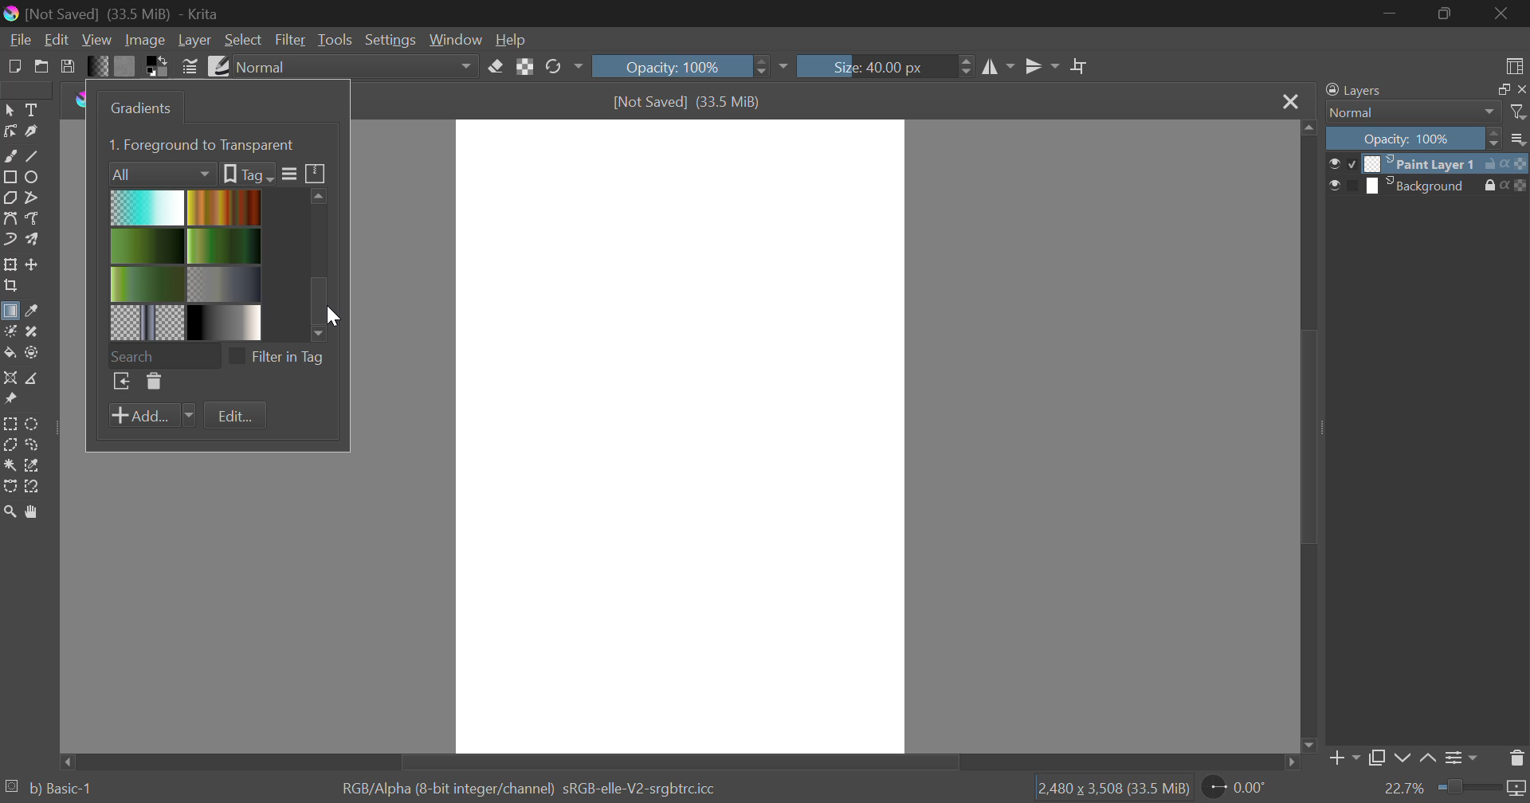 This screenshot has height=803, width=1530. I want to click on Layer, so click(194, 40).